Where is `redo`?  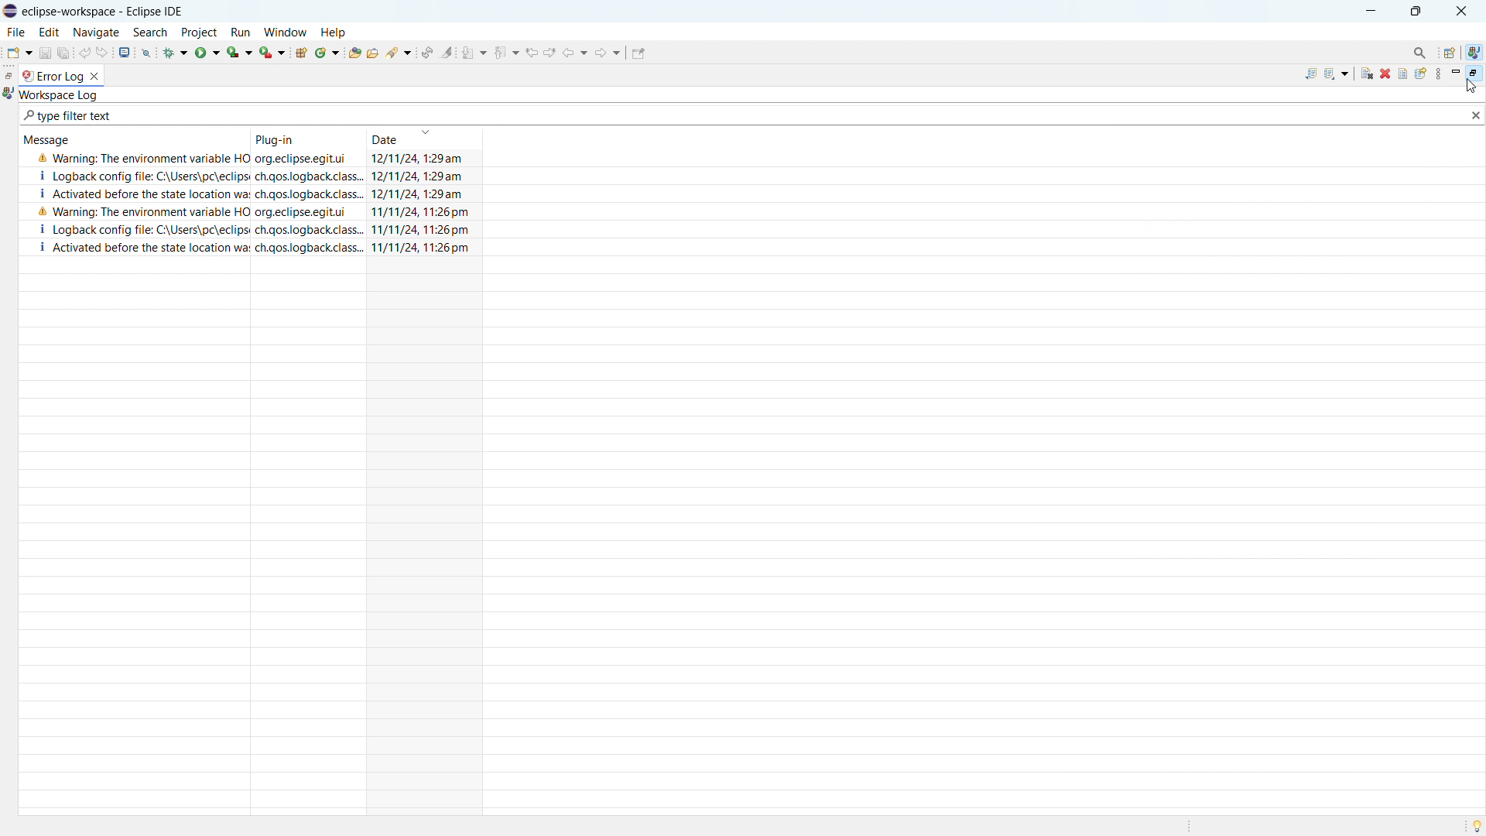
redo is located at coordinates (103, 51).